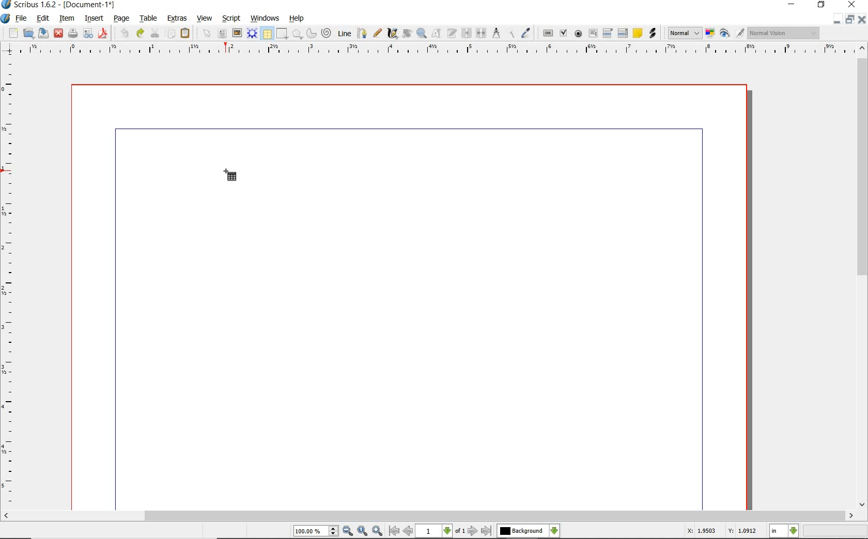 Image resolution: width=868 pixels, height=539 pixels. What do you see at coordinates (437, 34) in the screenshot?
I see `edit contents of frame` at bounding box center [437, 34].